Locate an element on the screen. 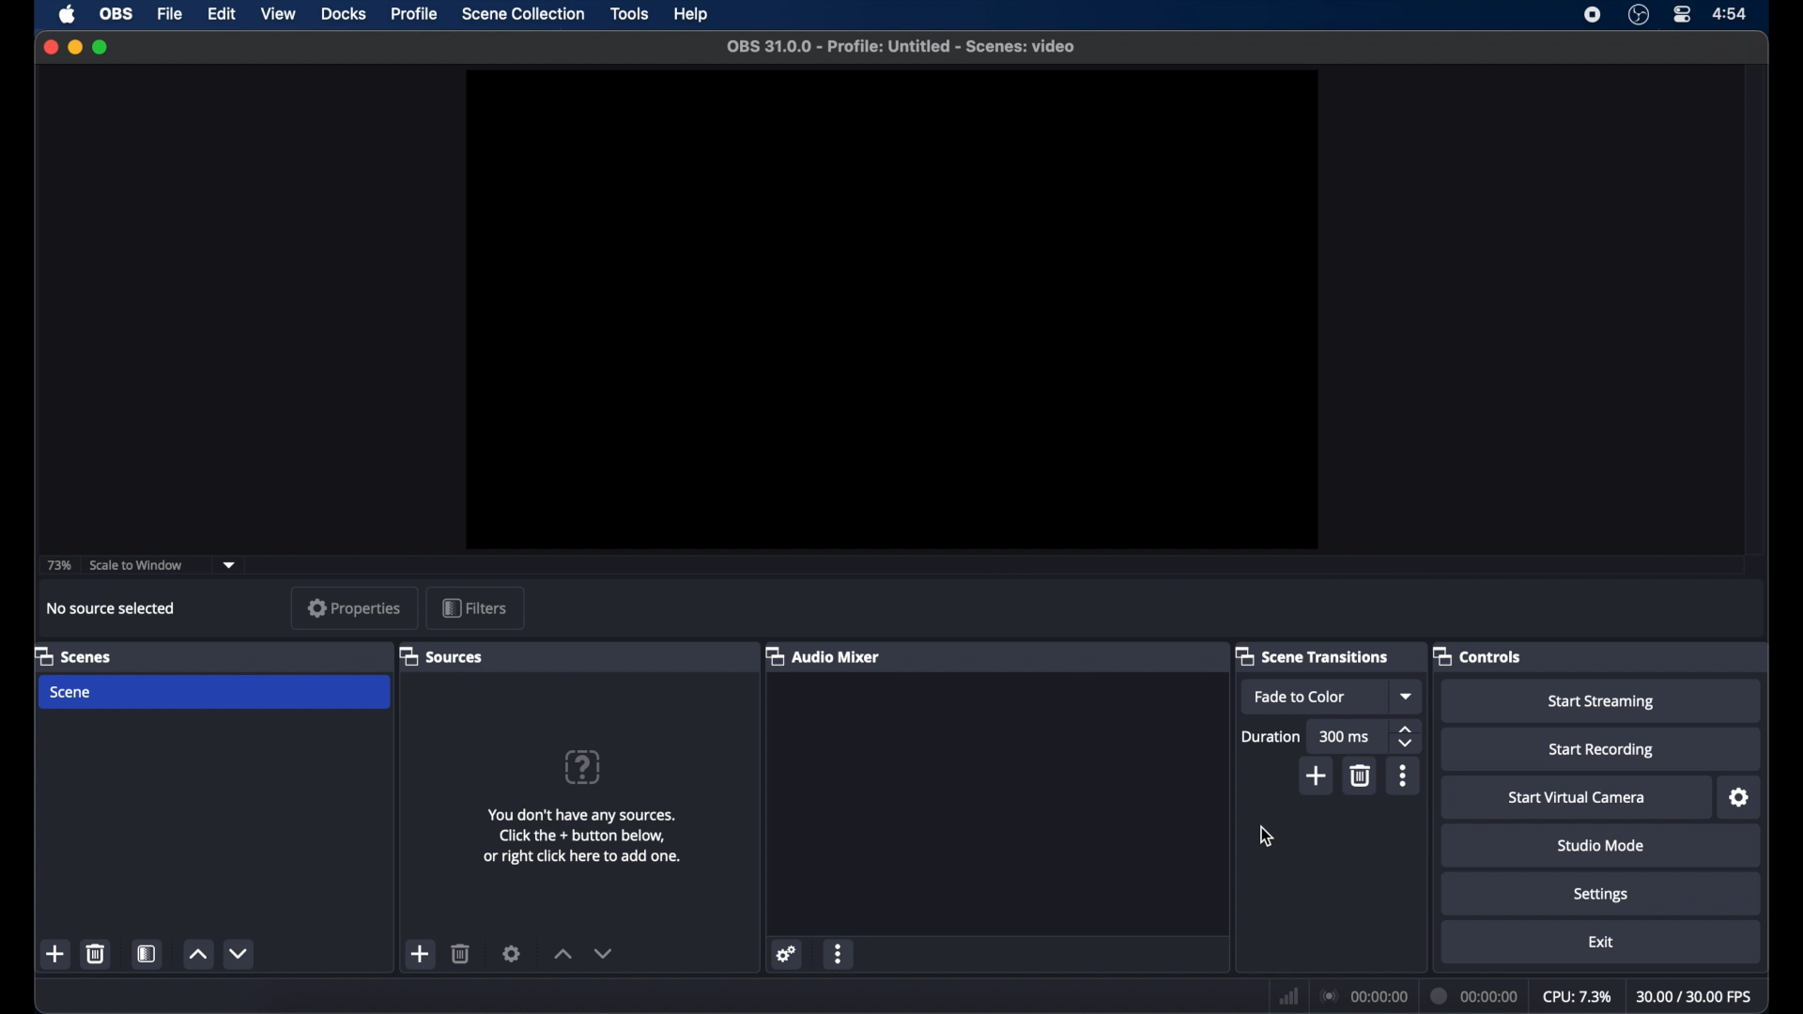  add is located at coordinates (54, 953).